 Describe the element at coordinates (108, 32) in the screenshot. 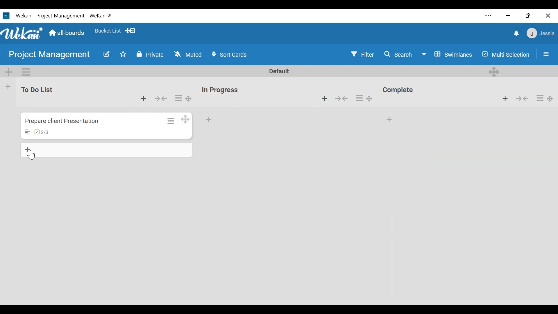

I see `Bucket list` at that location.